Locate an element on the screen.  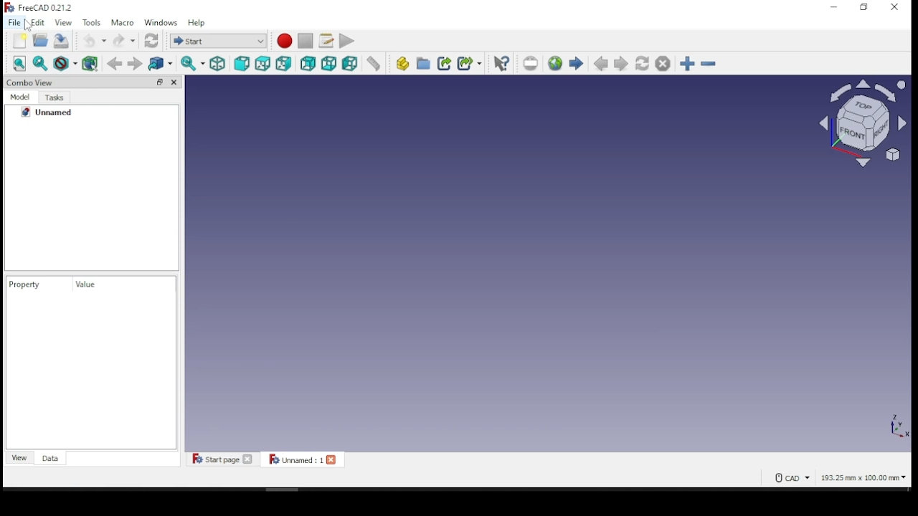
cursor is located at coordinates (29, 29).